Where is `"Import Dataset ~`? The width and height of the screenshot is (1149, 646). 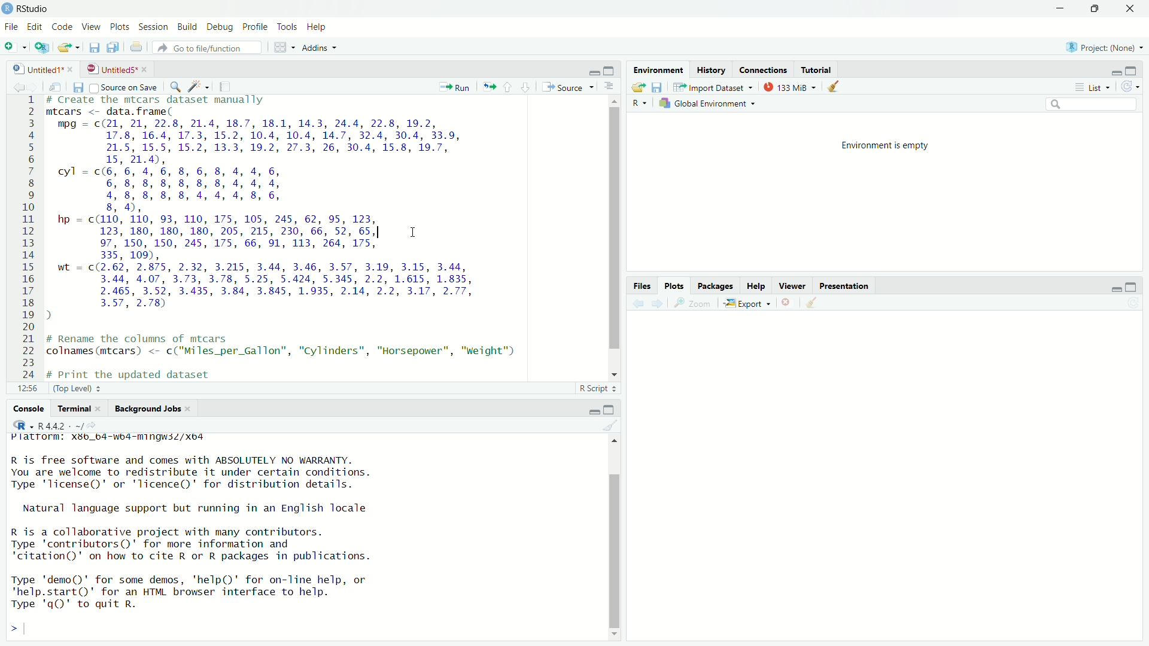 "Import Dataset ~ is located at coordinates (714, 89).